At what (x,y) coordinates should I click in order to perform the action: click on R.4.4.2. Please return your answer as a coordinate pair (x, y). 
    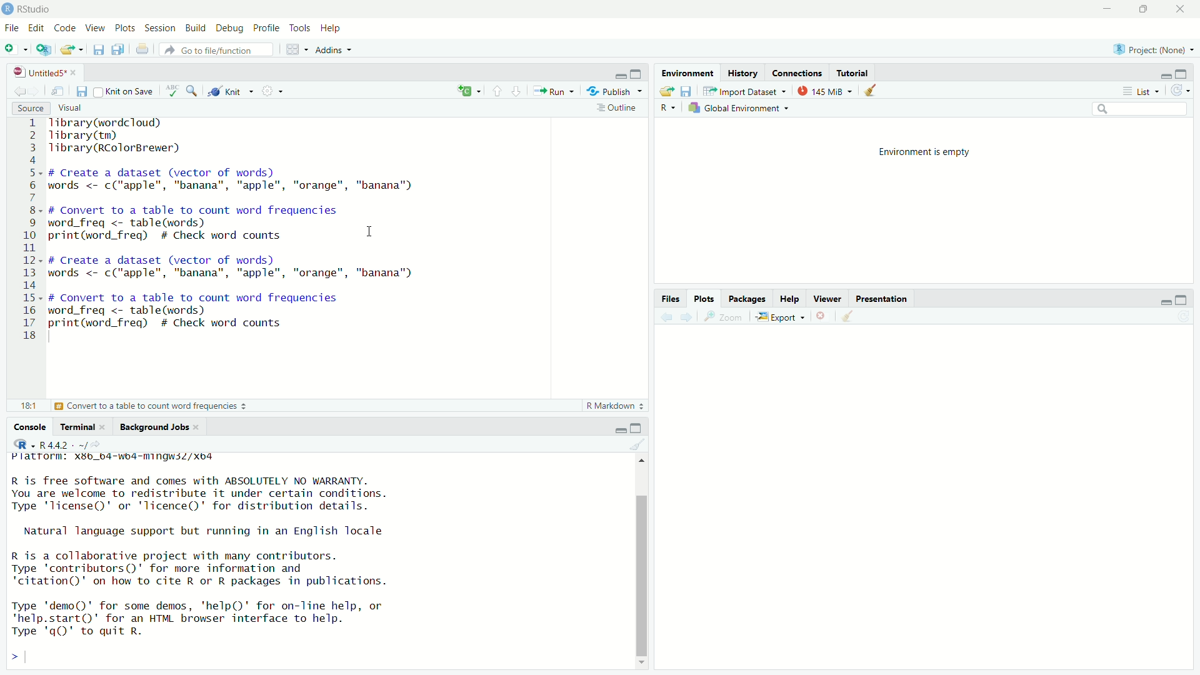
    Looking at the image, I should click on (51, 444).